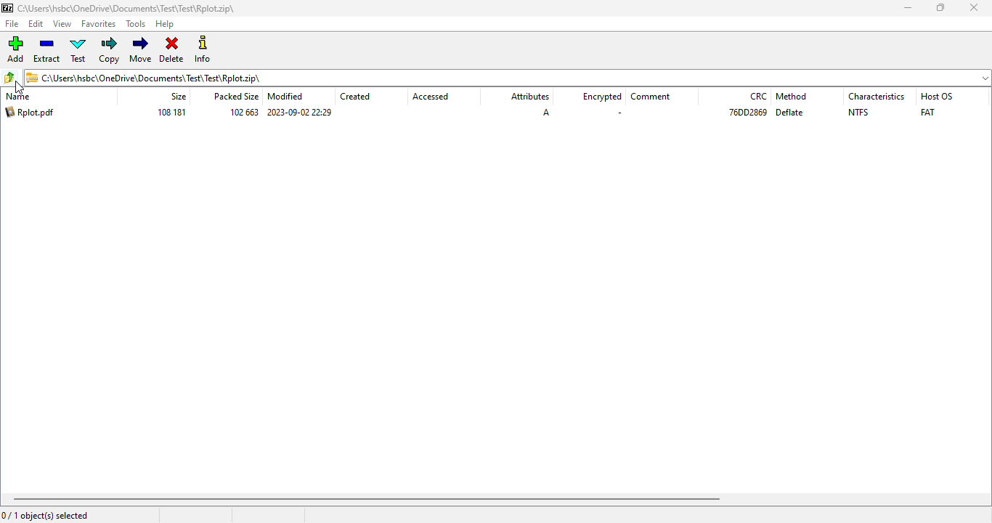 Image resolution: width=992 pixels, height=523 pixels. I want to click on favorites, so click(98, 24).